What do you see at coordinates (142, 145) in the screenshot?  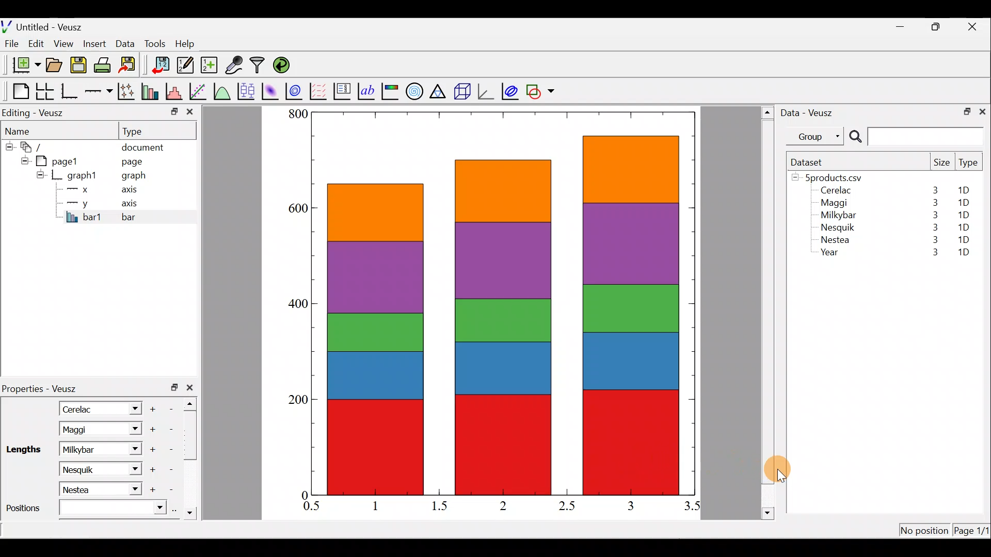 I see `document` at bounding box center [142, 145].